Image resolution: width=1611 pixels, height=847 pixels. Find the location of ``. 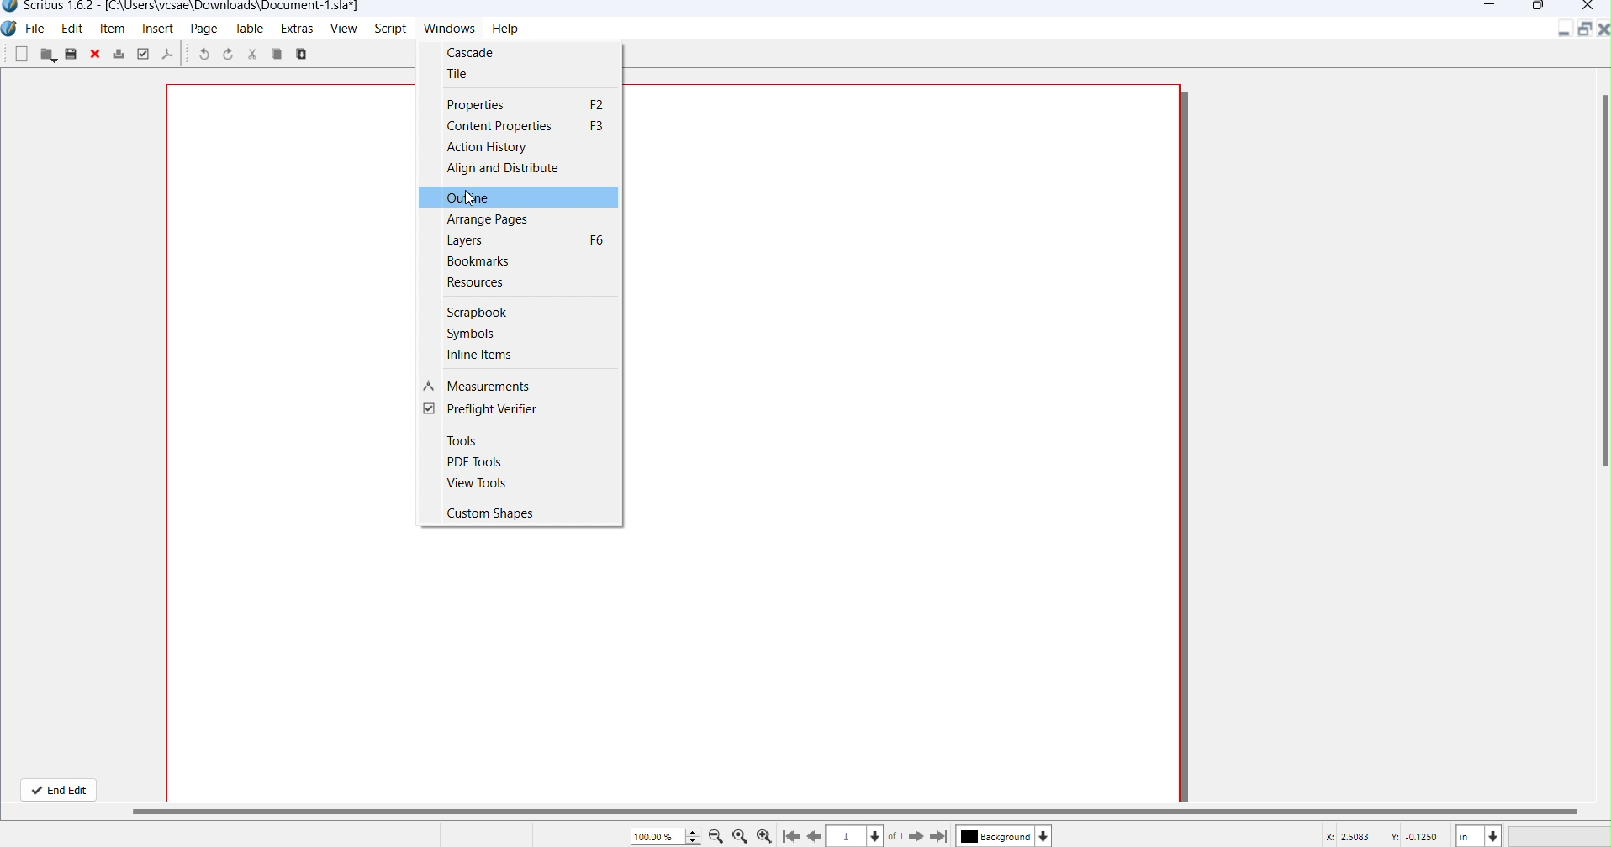

 is located at coordinates (256, 53).